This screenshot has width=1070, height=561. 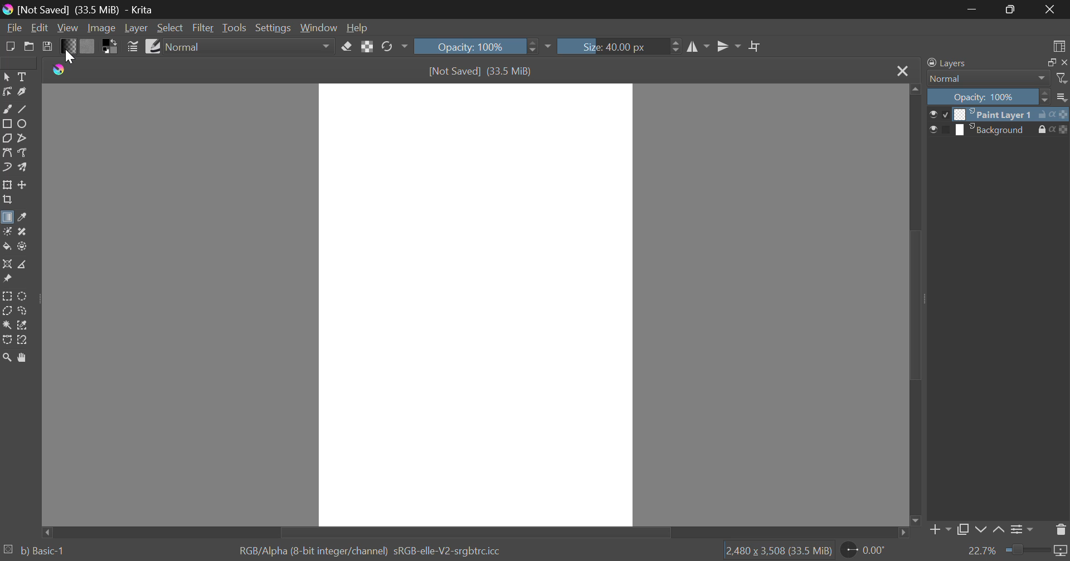 What do you see at coordinates (477, 532) in the screenshot?
I see `Scroll Bar` at bounding box center [477, 532].